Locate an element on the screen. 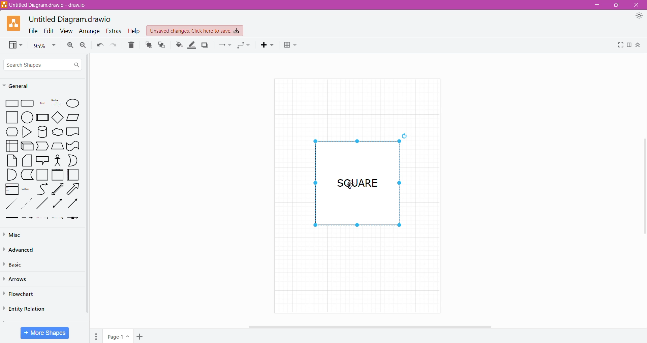 Image resolution: width=647 pixels, height=343 pixels. Zoom is located at coordinates (43, 46).